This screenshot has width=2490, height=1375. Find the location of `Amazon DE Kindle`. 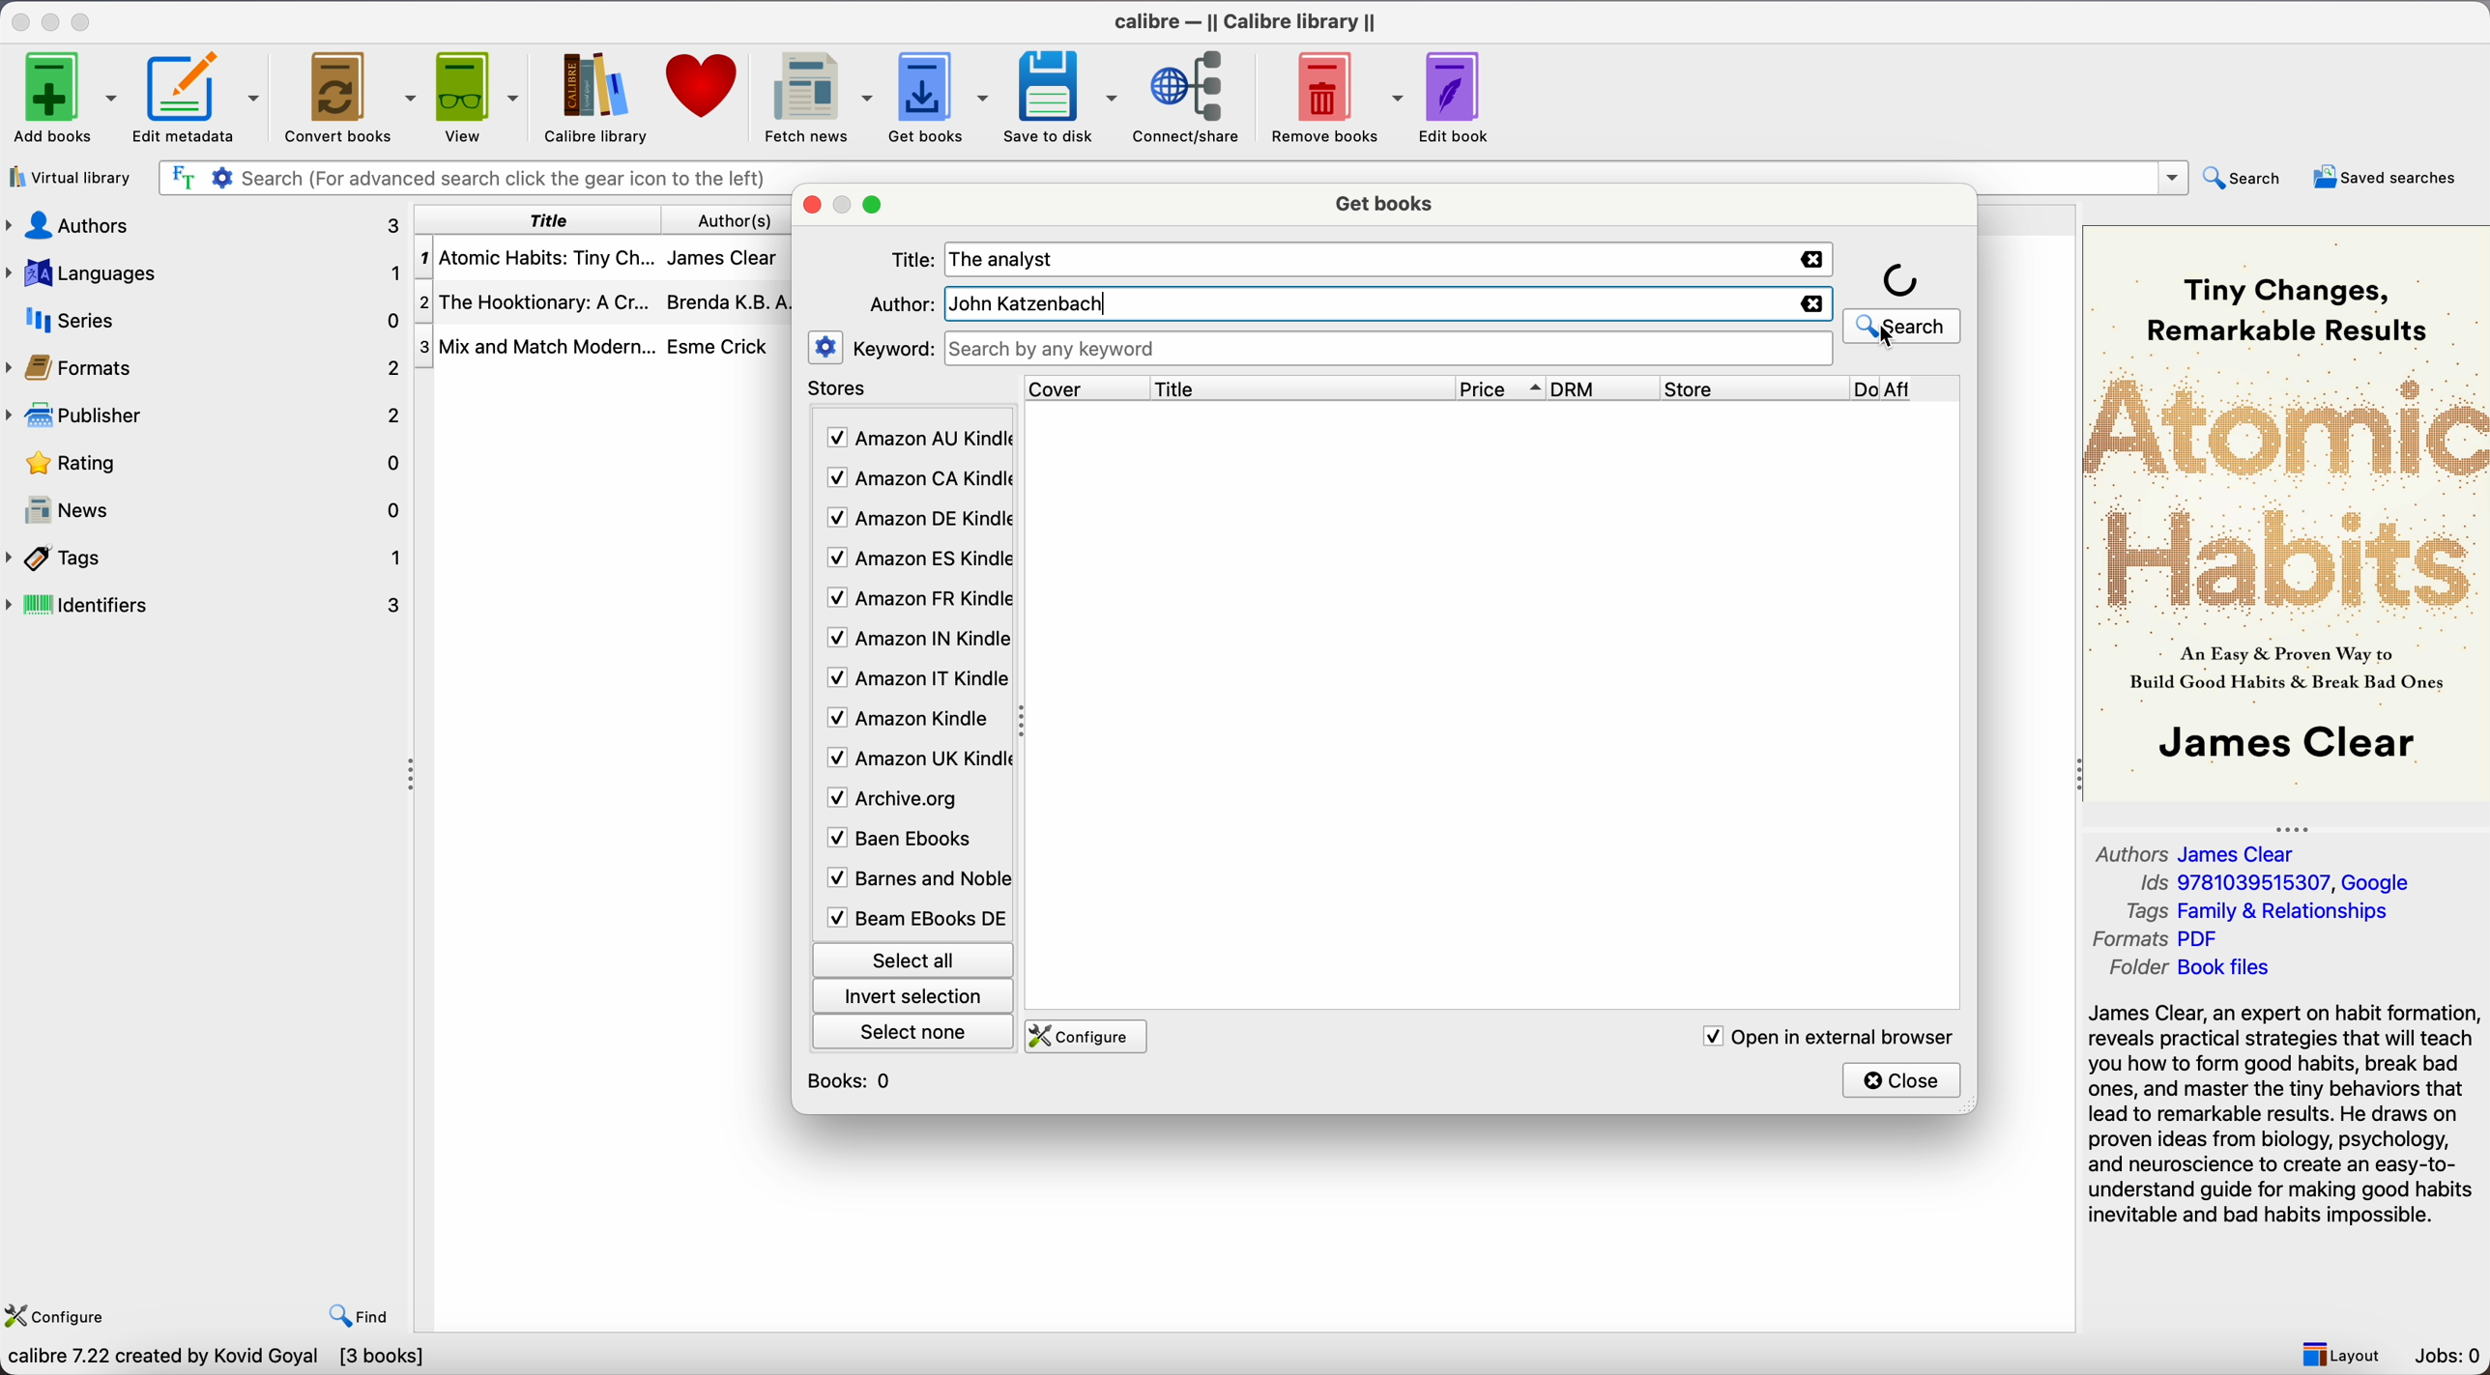

Amazon DE Kindle is located at coordinates (916, 521).